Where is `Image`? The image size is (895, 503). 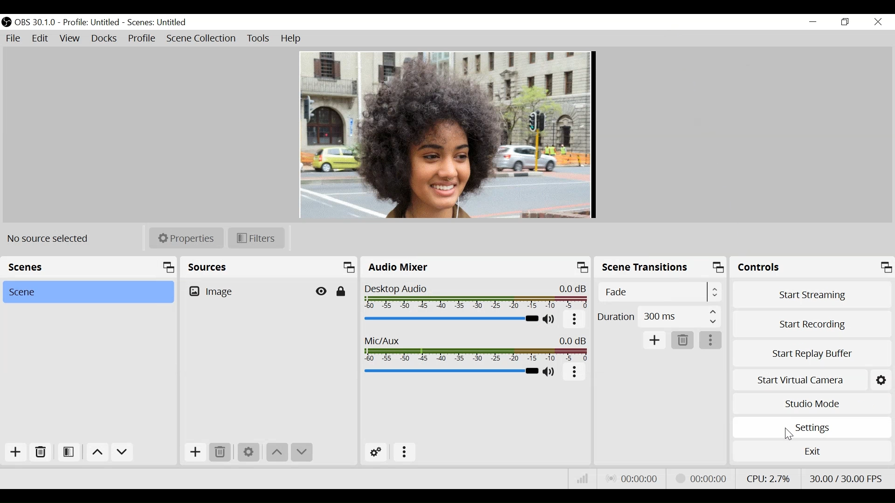
Image is located at coordinates (214, 292).